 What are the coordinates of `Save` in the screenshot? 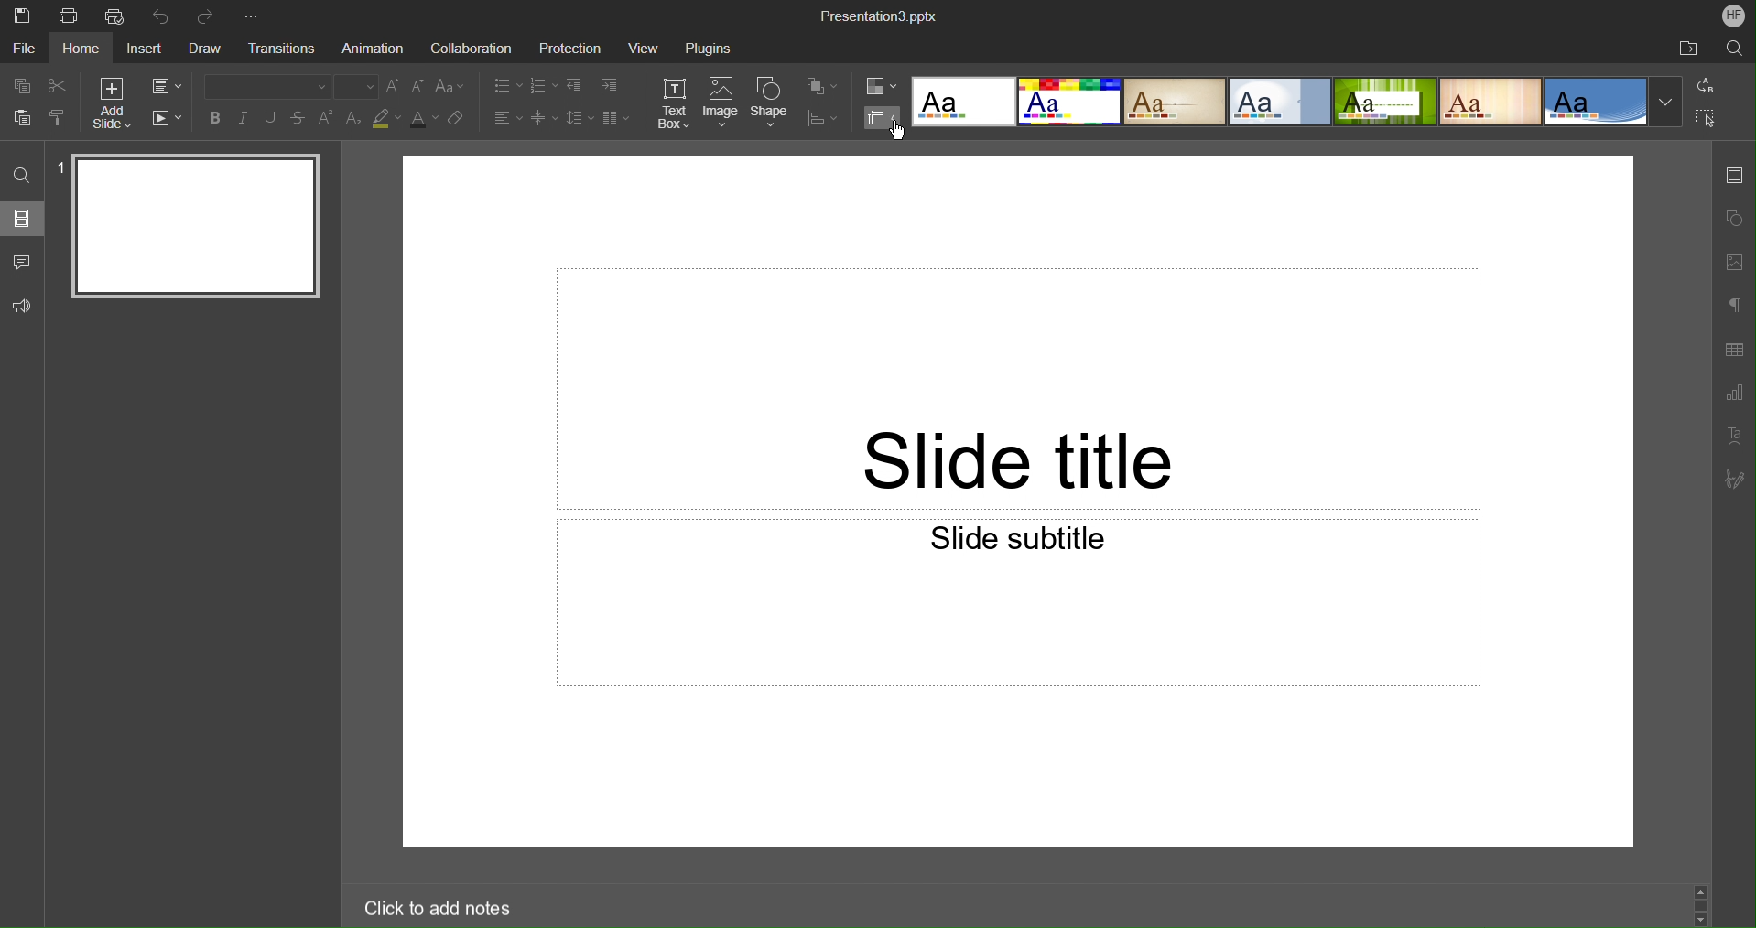 It's located at (24, 16).